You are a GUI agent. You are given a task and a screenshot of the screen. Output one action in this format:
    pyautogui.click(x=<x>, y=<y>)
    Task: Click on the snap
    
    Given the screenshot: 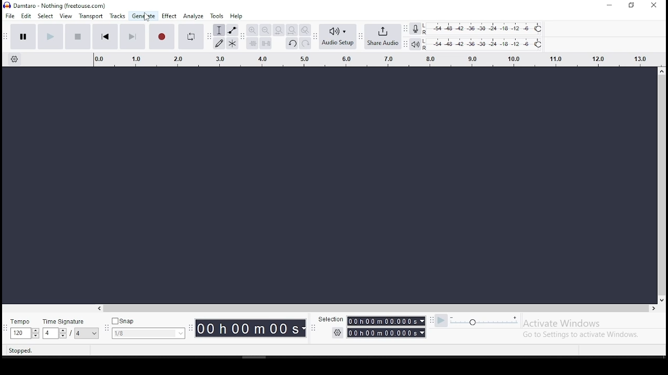 What is the action you would take?
    pyautogui.click(x=148, y=328)
    